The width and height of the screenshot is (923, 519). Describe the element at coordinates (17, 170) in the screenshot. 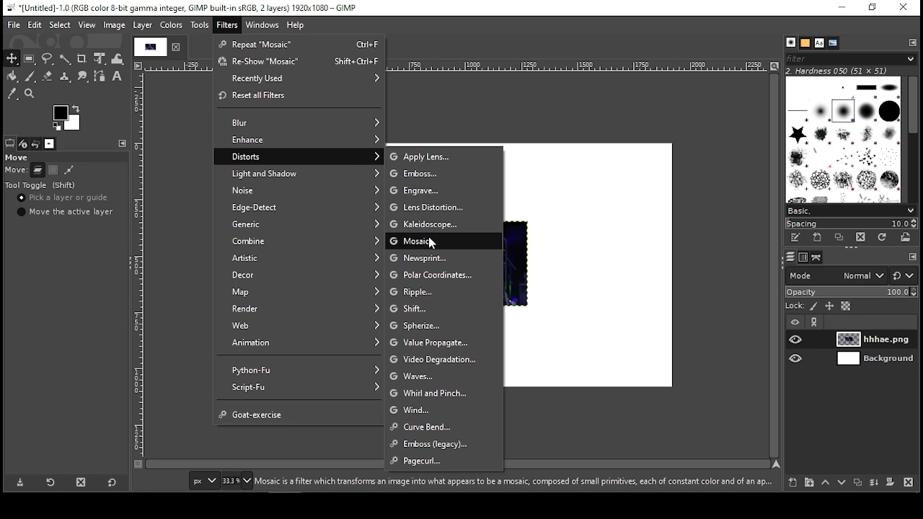

I see `move` at that location.